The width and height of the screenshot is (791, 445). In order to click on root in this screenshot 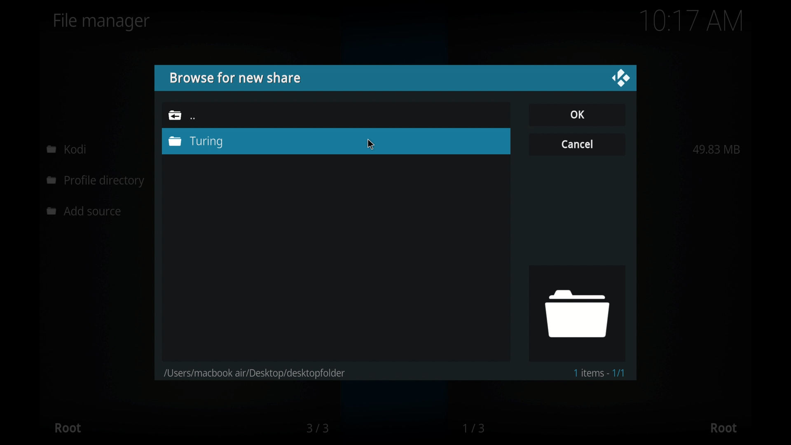, I will do `click(68, 428)`.